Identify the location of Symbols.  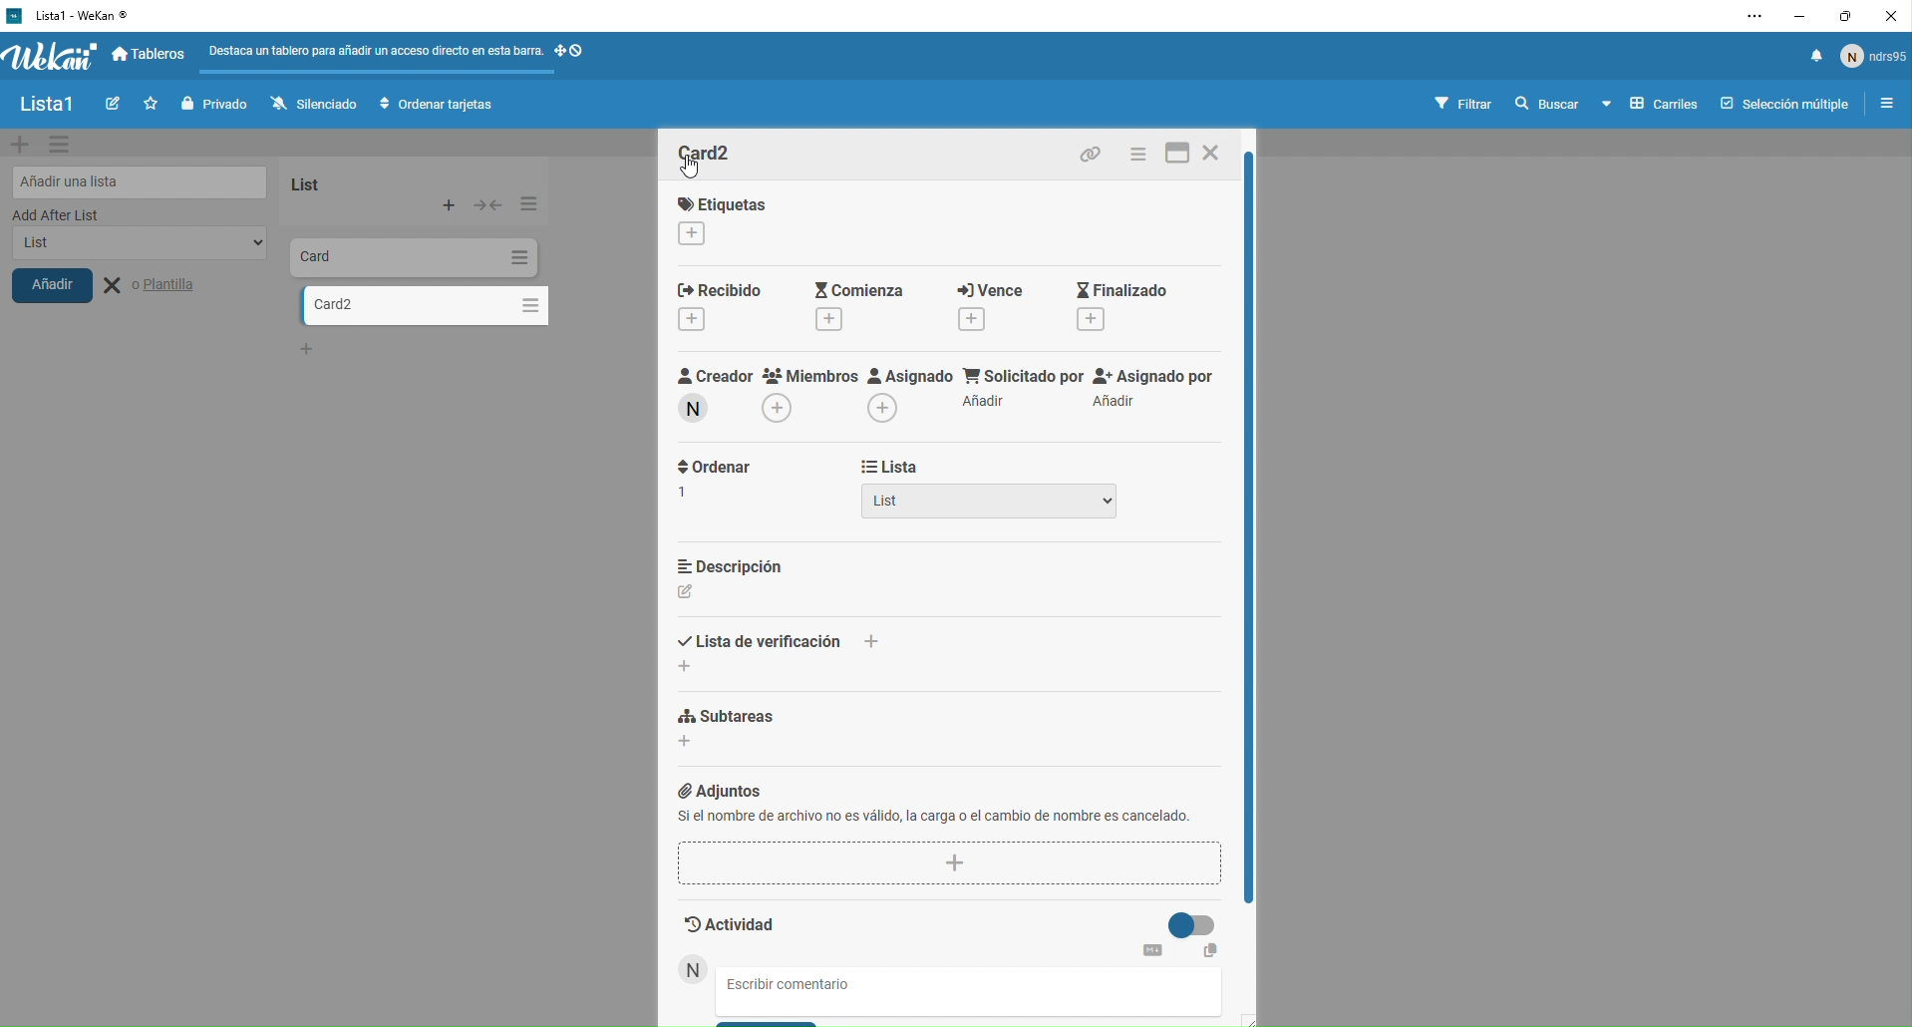
(587, 51).